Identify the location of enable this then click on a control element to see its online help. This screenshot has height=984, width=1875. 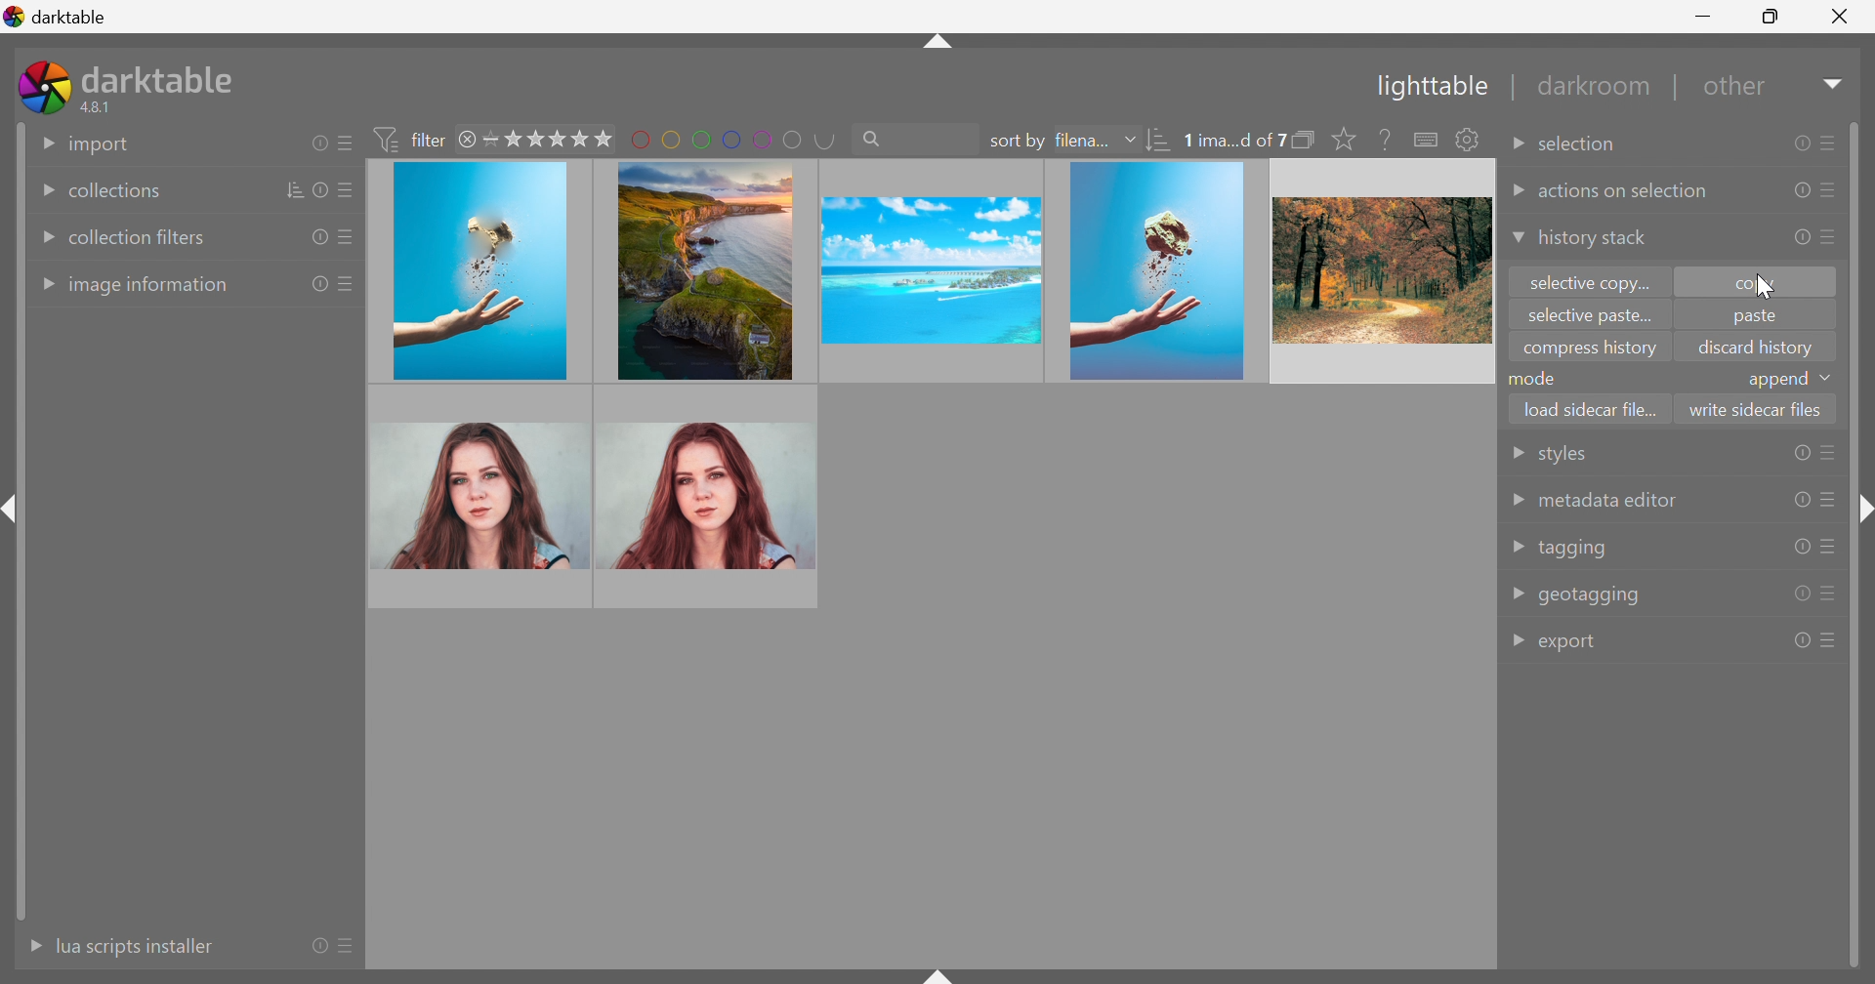
(1386, 139).